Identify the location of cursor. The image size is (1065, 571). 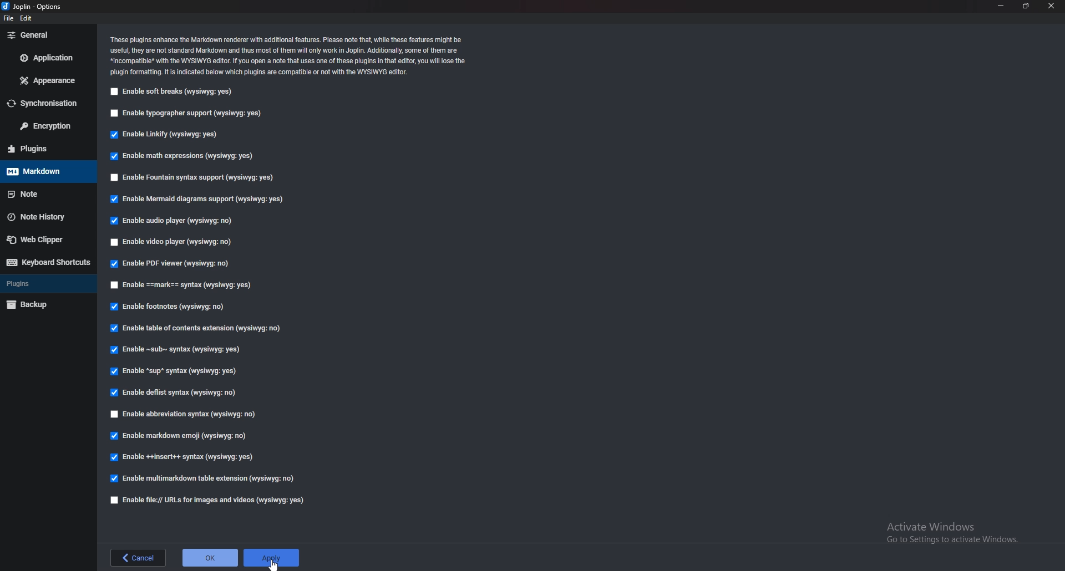
(275, 566).